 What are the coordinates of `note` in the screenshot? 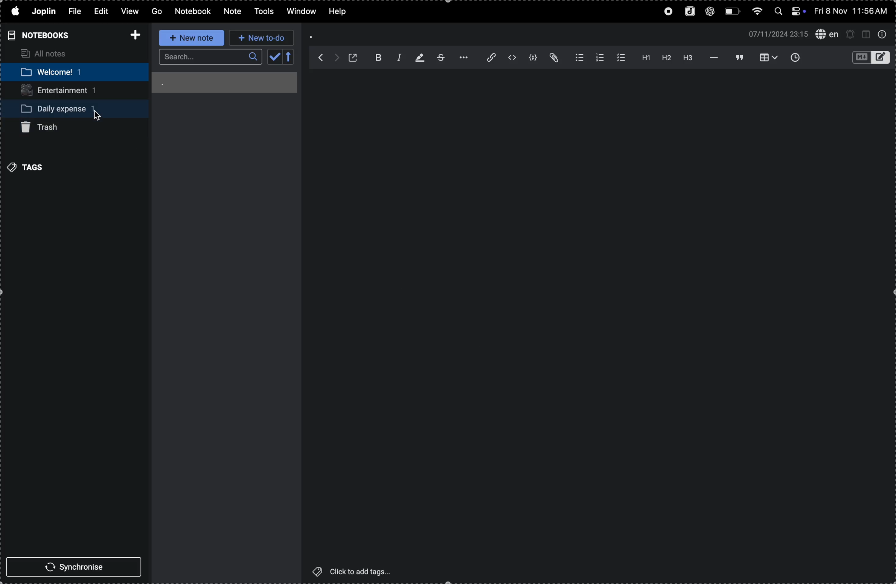 It's located at (231, 12).